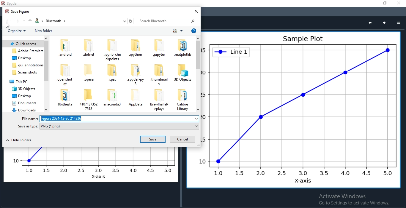  What do you see at coordinates (7, 21) in the screenshot?
I see `back folder` at bounding box center [7, 21].